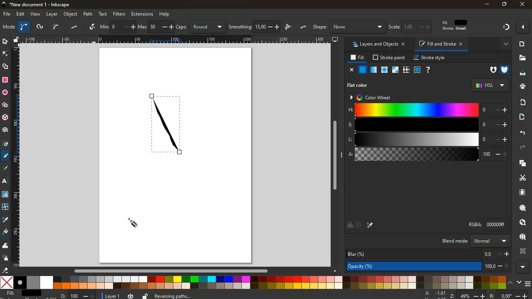  I want to click on caps, so click(203, 27).